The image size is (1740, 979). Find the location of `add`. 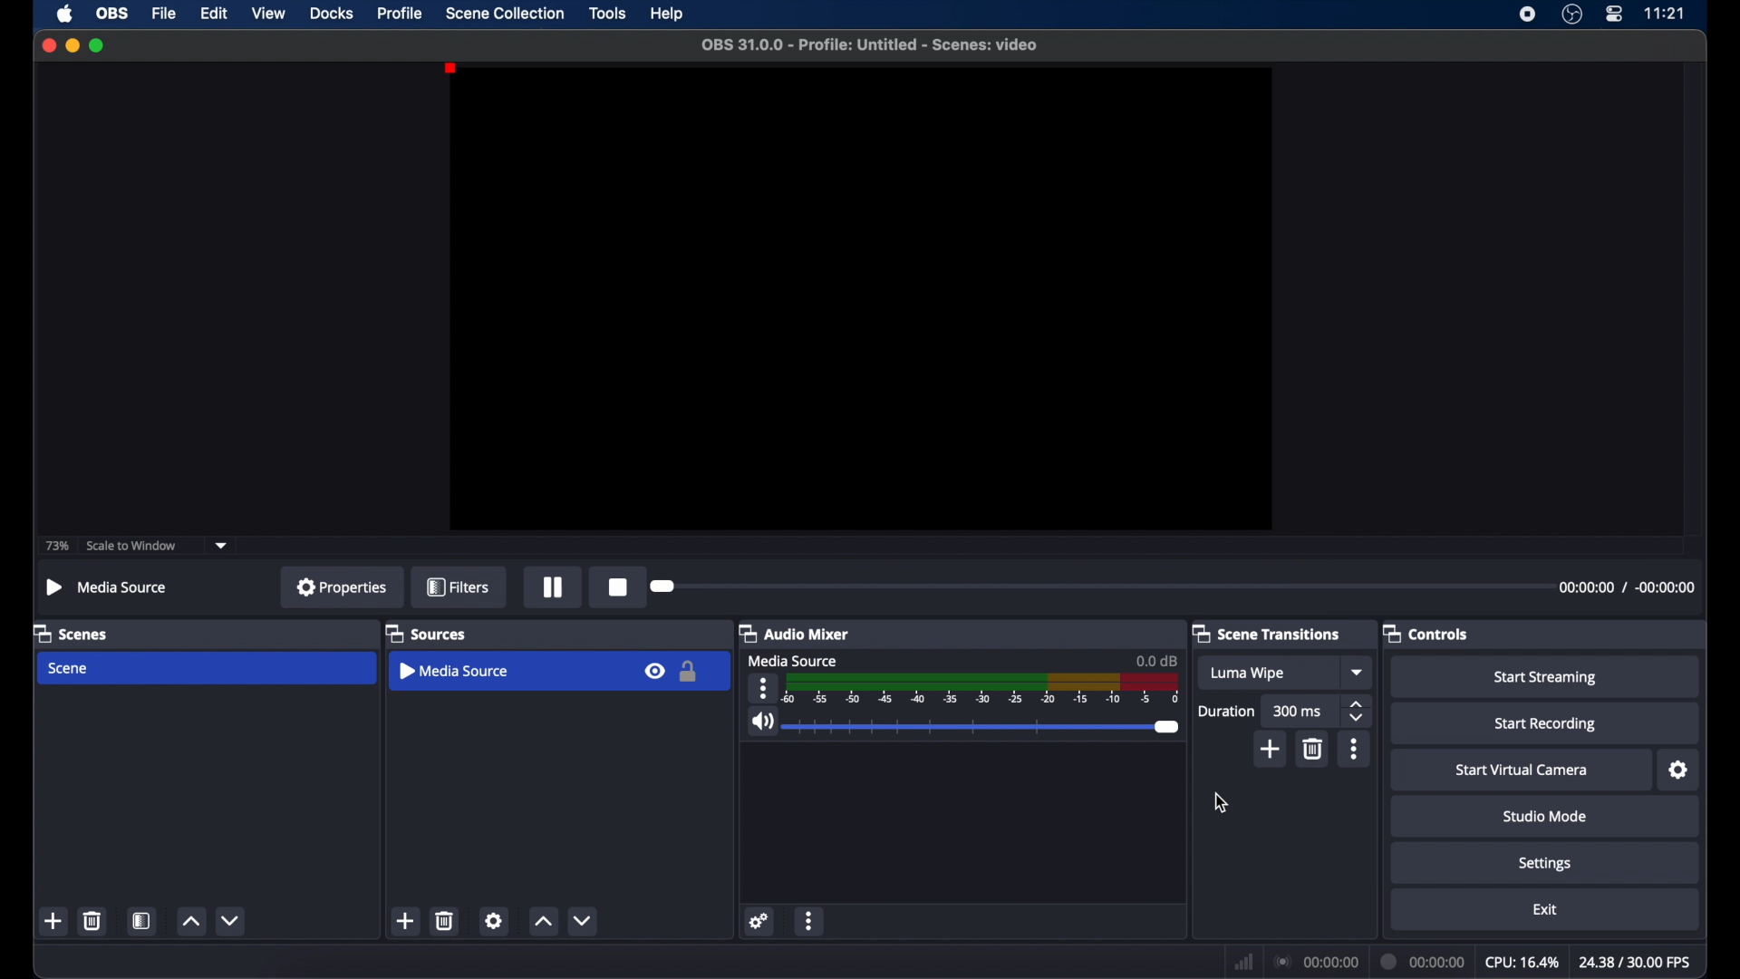

add is located at coordinates (406, 921).